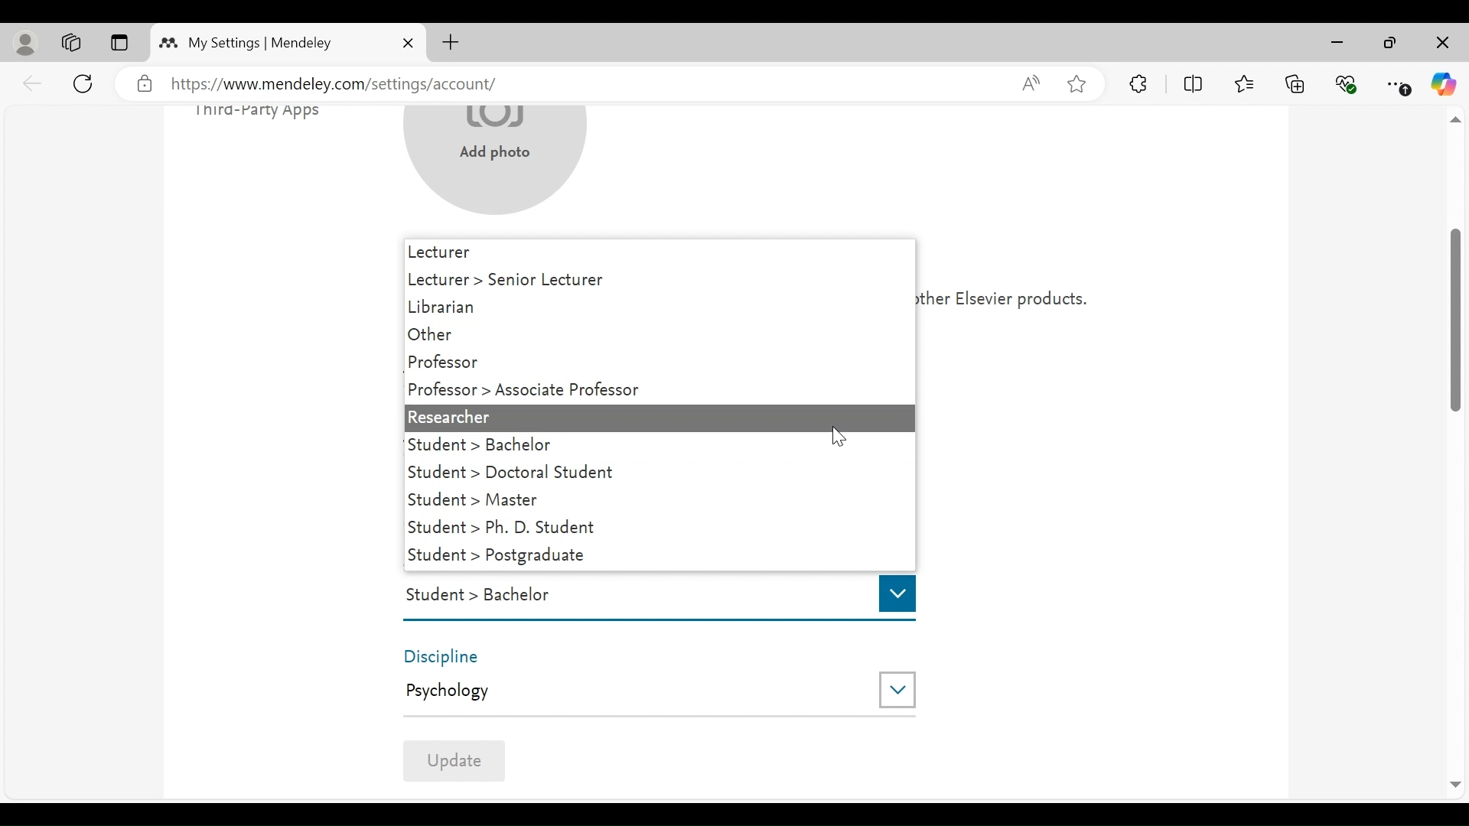 This screenshot has height=826, width=1469. I want to click on Student > Doctoral Student, so click(659, 471).